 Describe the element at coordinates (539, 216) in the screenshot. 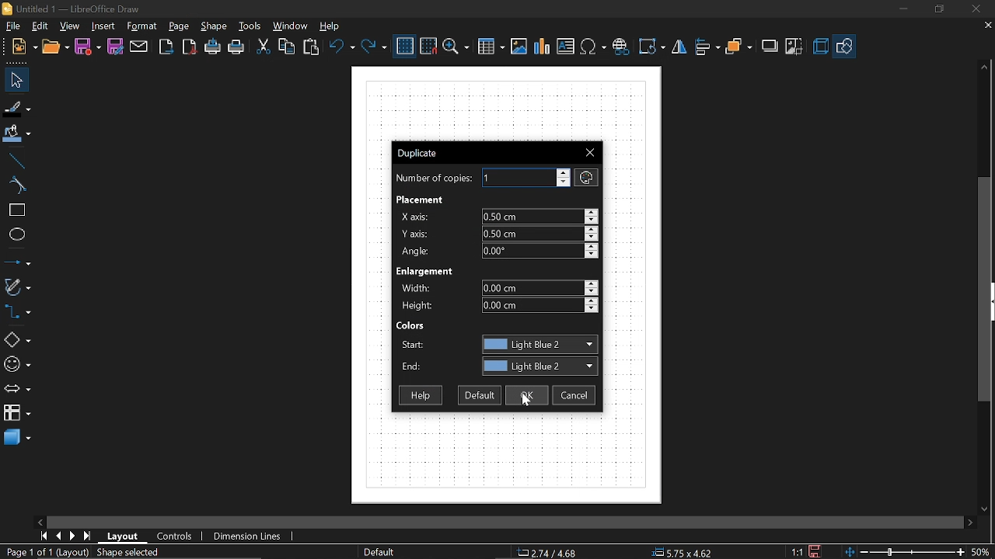

I see `X axis` at that location.